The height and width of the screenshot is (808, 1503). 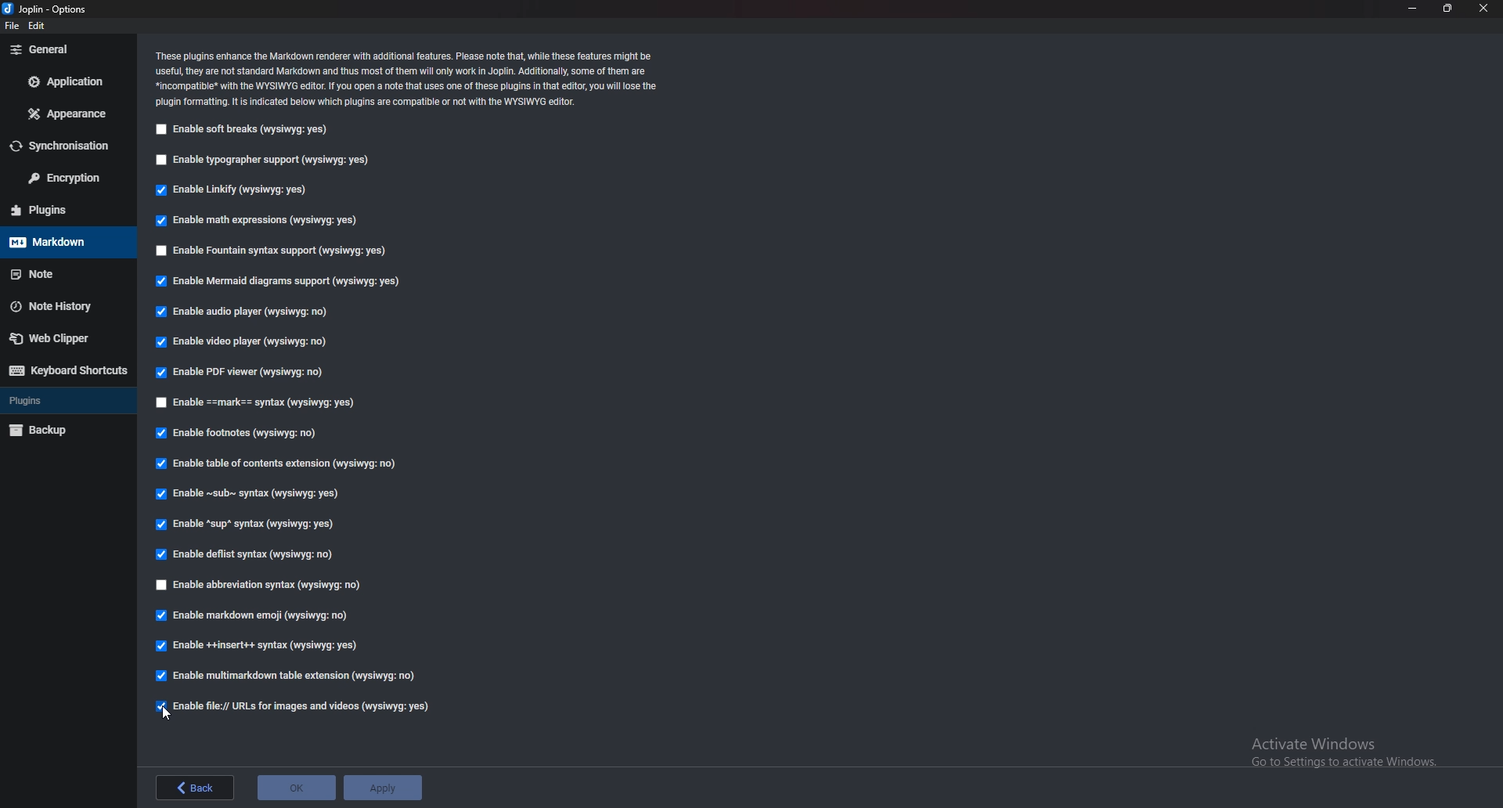 What do you see at coordinates (413, 81) in the screenshot?
I see `Info` at bounding box center [413, 81].